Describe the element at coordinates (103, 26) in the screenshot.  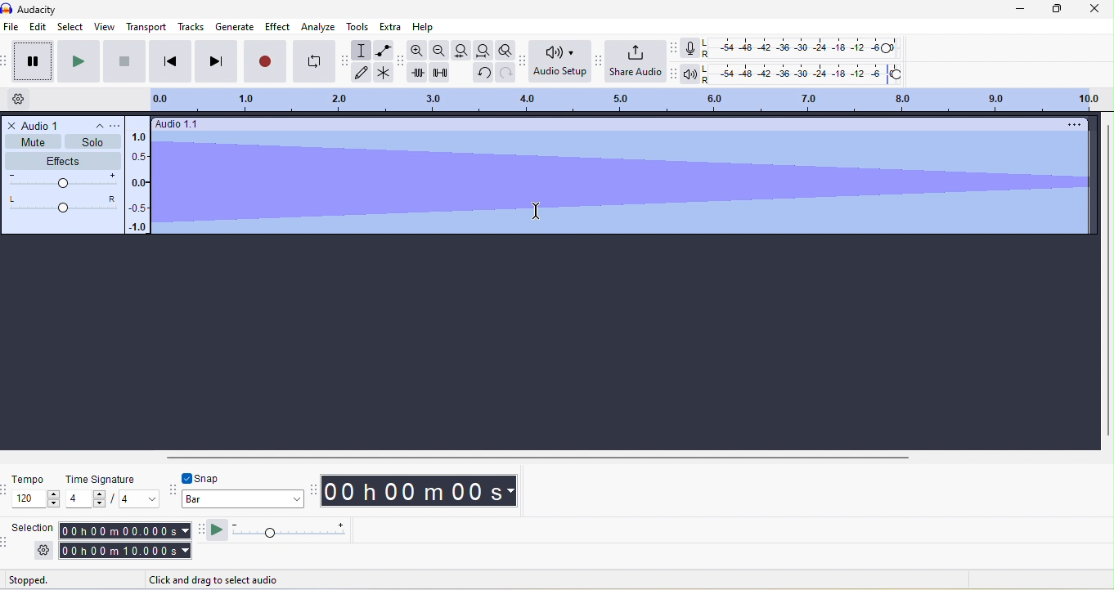
I see `view` at that location.